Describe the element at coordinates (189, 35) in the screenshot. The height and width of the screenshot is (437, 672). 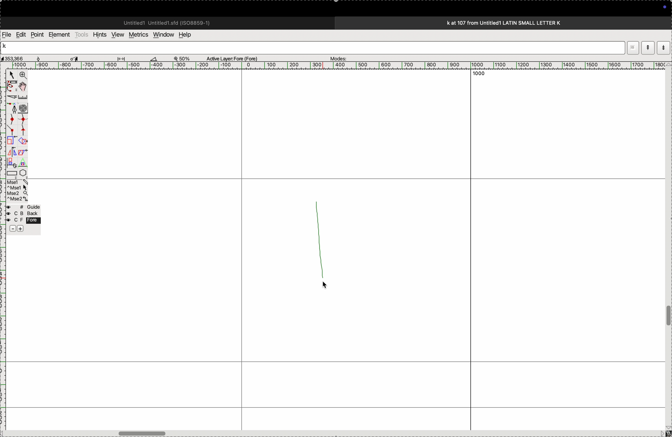
I see `help` at that location.